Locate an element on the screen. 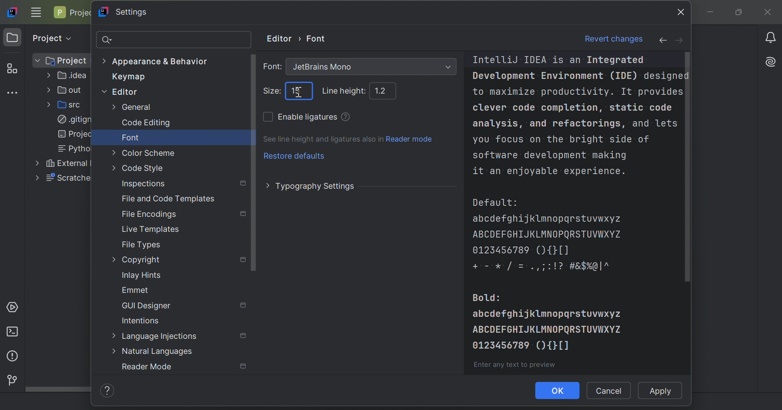 The height and width of the screenshot is (410, 782). Jetbrains Mono is located at coordinates (322, 68).